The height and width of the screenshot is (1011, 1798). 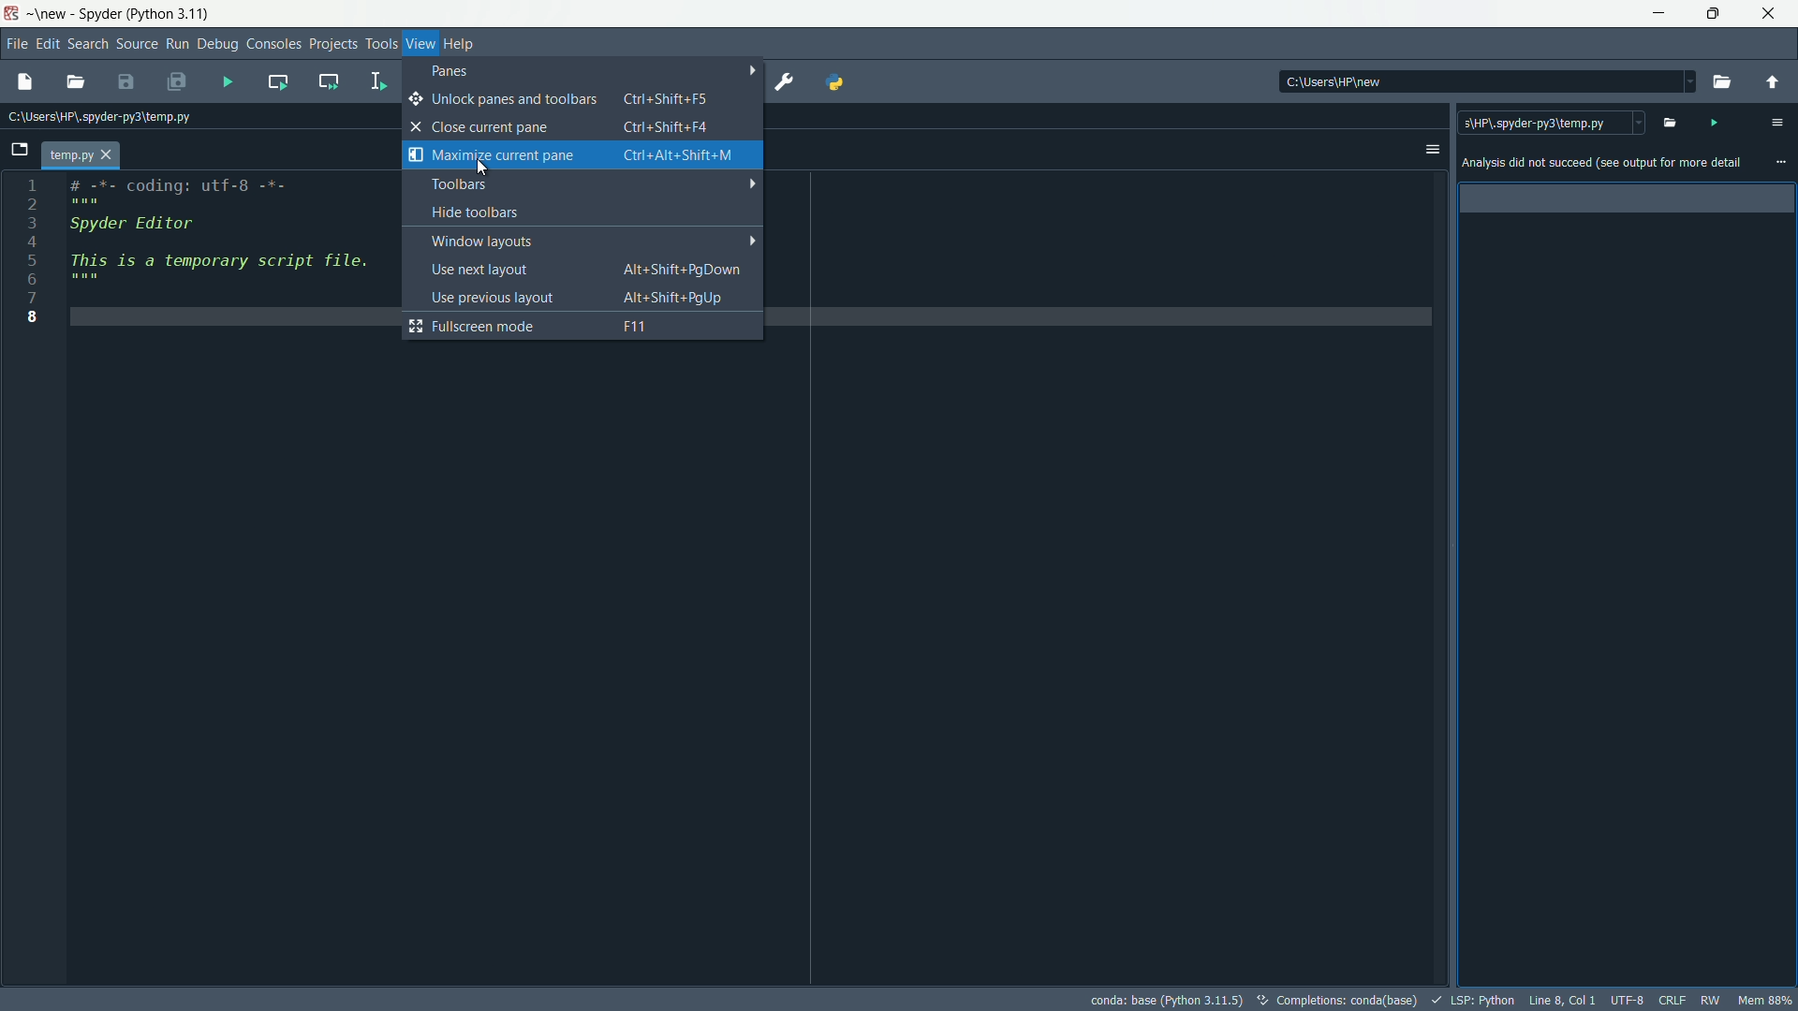 What do you see at coordinates (176, 46) in the screenshot?
I see `run menu` at bounding box center [176, 46].